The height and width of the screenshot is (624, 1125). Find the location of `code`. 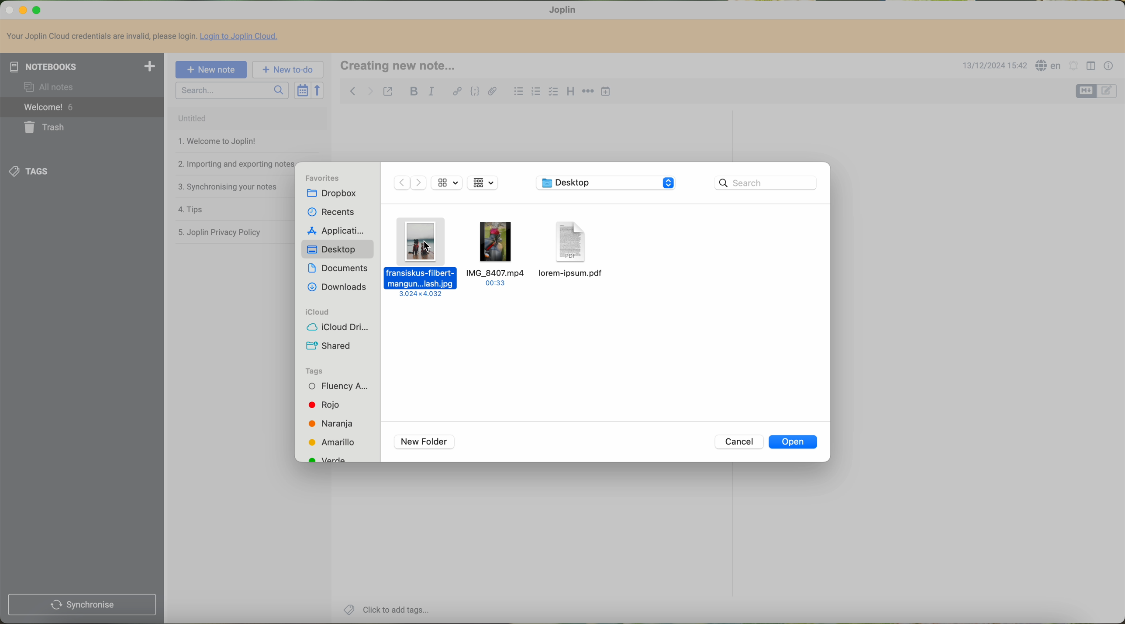

code is located at coordinates (474, 92).